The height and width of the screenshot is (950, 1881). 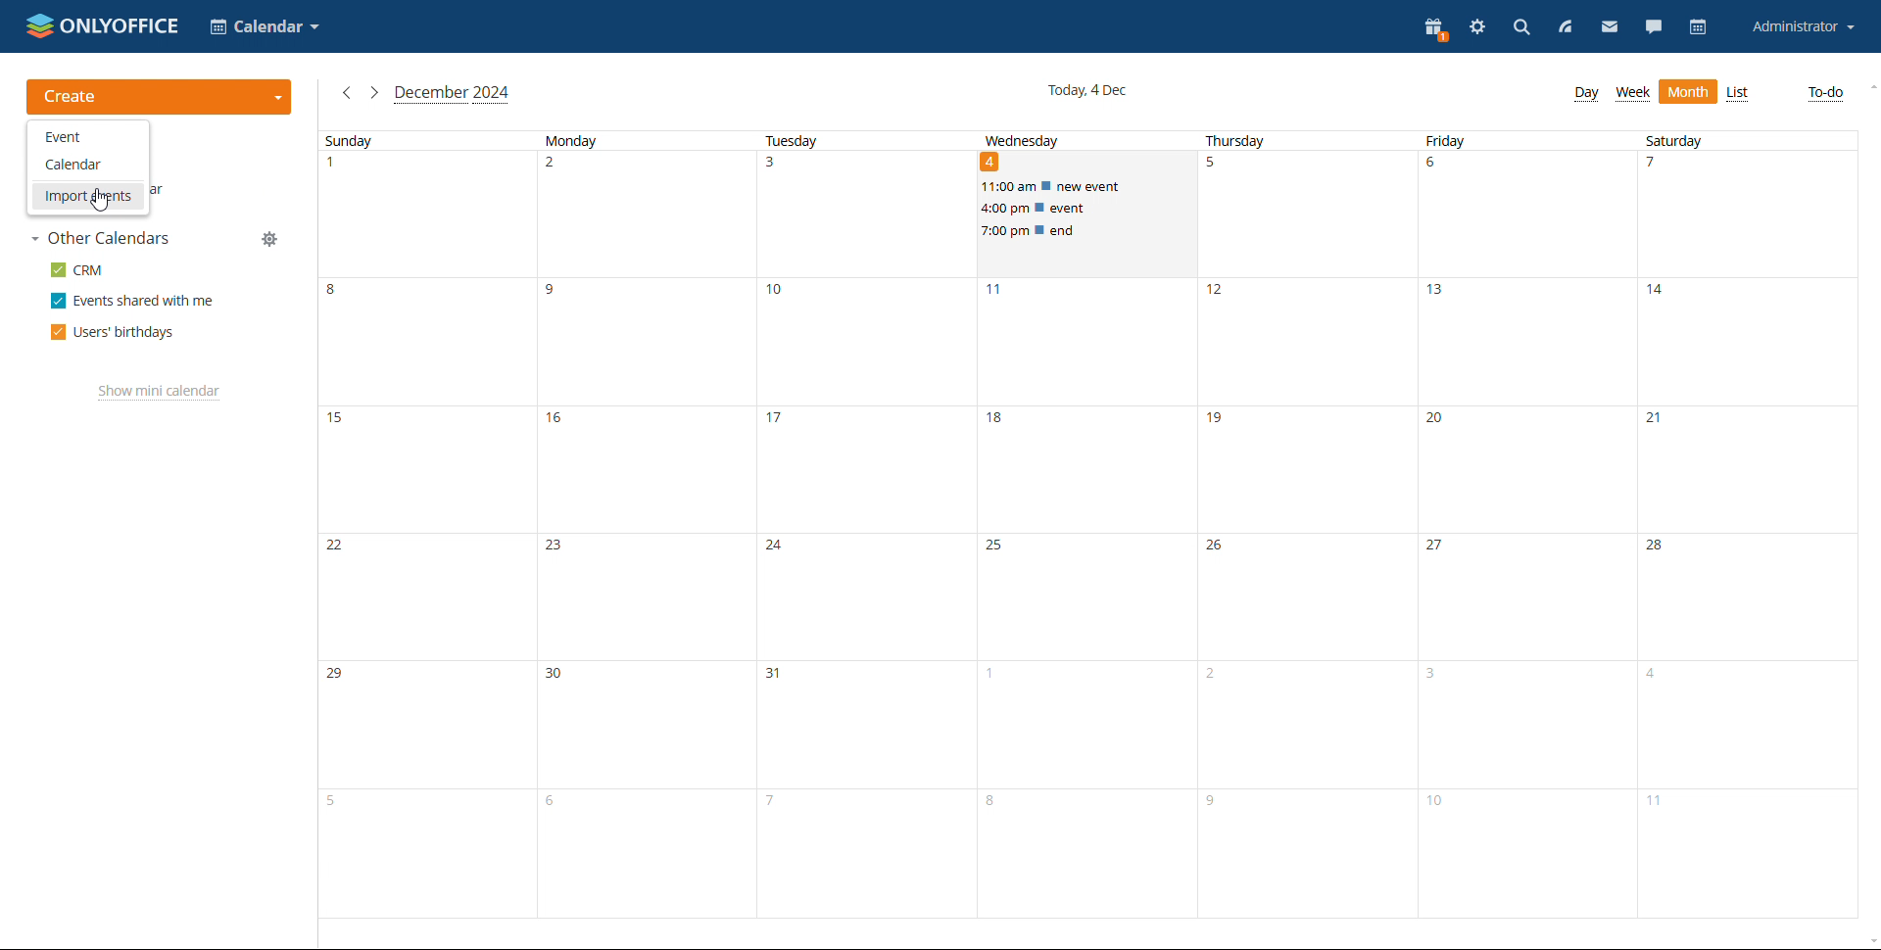 What do you see at coordinates (1632, 94) in the screenshot?
I see `week` at bounding box center [1632, 94].